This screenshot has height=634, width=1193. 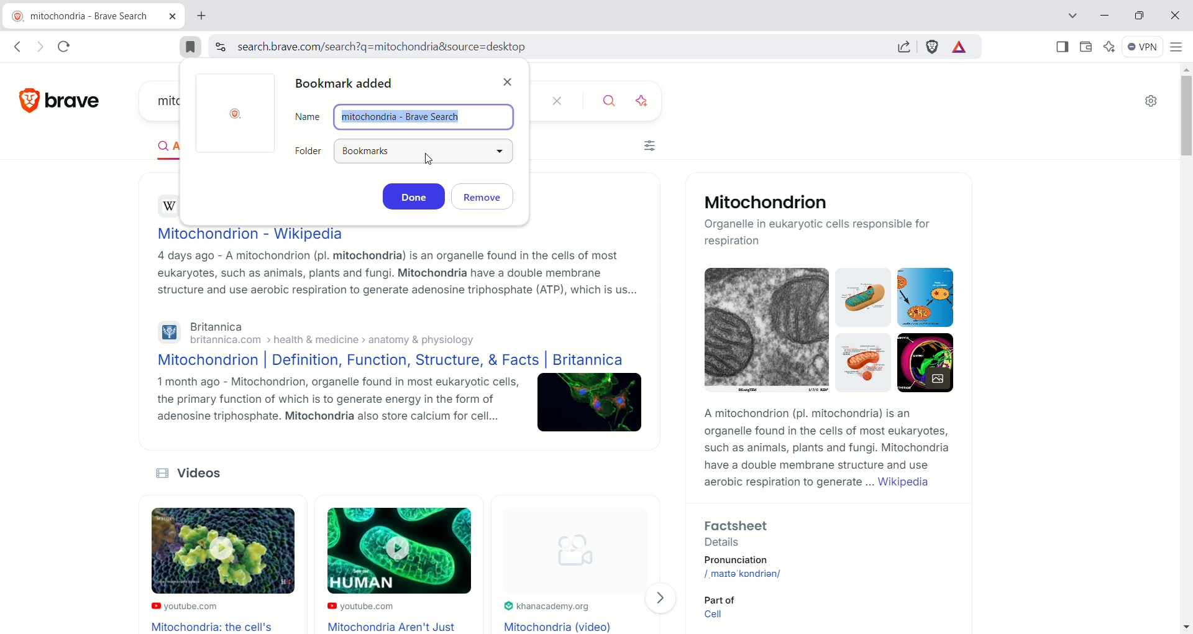 What do you see at coordinates (65, 45) in the screenshot?
I see `reload` at bounding box center [65, 45].